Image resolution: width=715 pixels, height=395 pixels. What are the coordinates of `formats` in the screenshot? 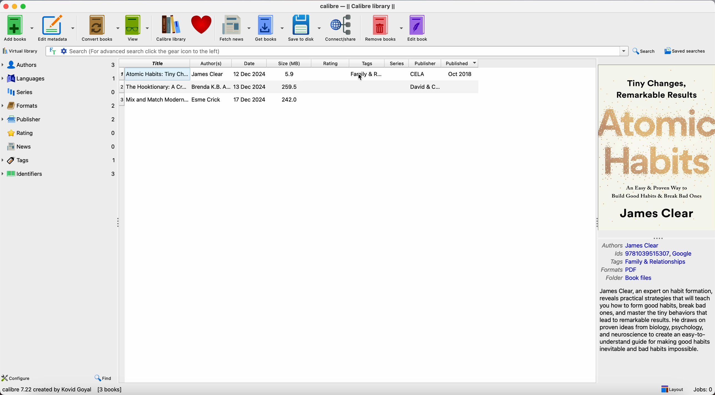 It's located at (59, 105).